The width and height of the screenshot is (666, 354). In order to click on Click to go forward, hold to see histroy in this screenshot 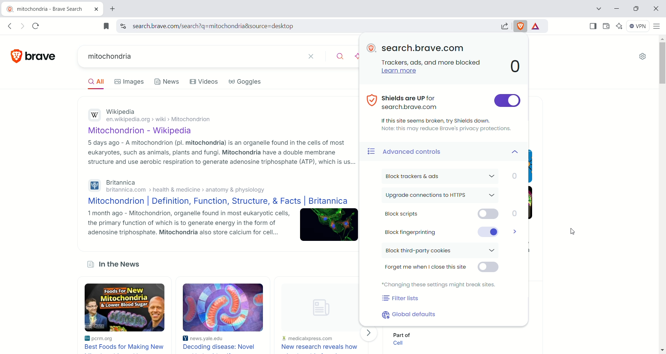, I will do `click(23, 26)`.